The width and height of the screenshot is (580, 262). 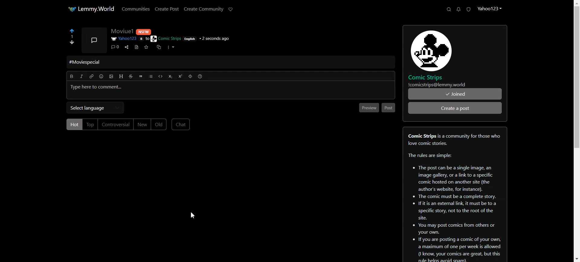 What do you see at coordinates (71, 34) in the screenshot?
I see `Upvote` at bounding box center [71, 34].